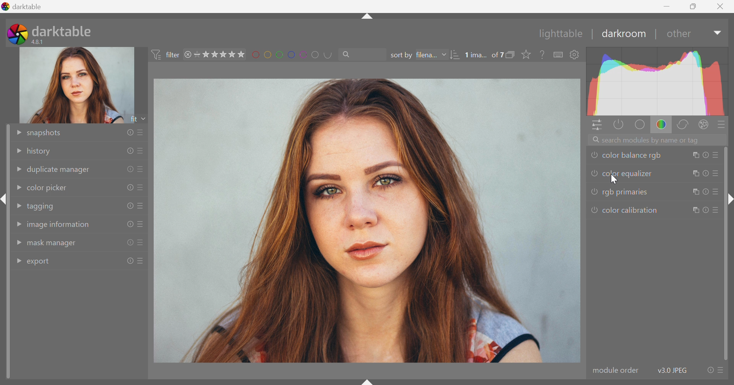  I want to click on presets, so click(722, 124).